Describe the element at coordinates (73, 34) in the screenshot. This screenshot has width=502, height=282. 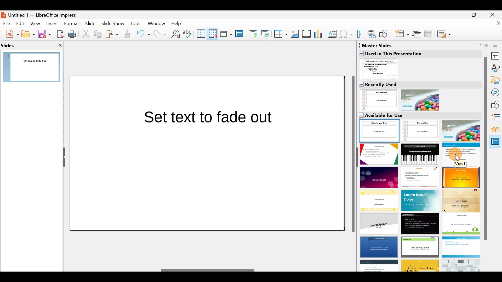
I see `Print` at that location.